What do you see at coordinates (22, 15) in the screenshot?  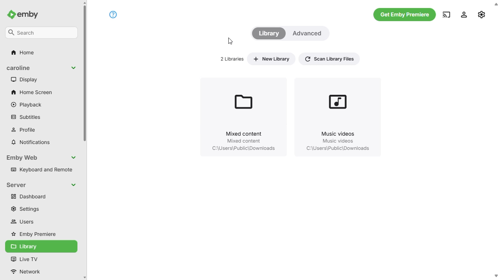 I see `emby` at bounding box center [22, 15].